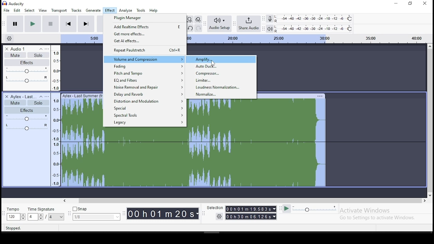  I want to click on pitch and tempo, so click(144, 74).